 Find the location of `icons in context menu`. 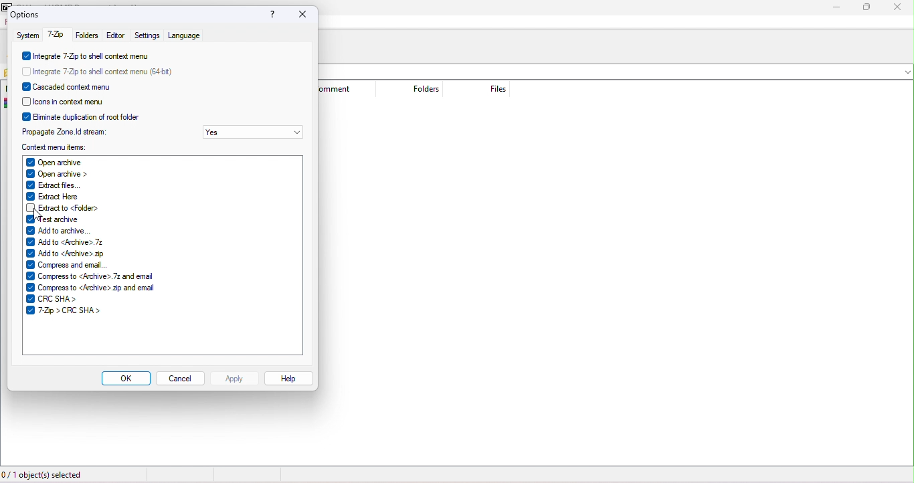

icons in context menu is located at coordinates (74, 100).